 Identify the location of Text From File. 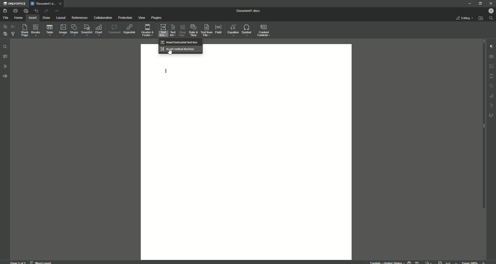
(206, 30).